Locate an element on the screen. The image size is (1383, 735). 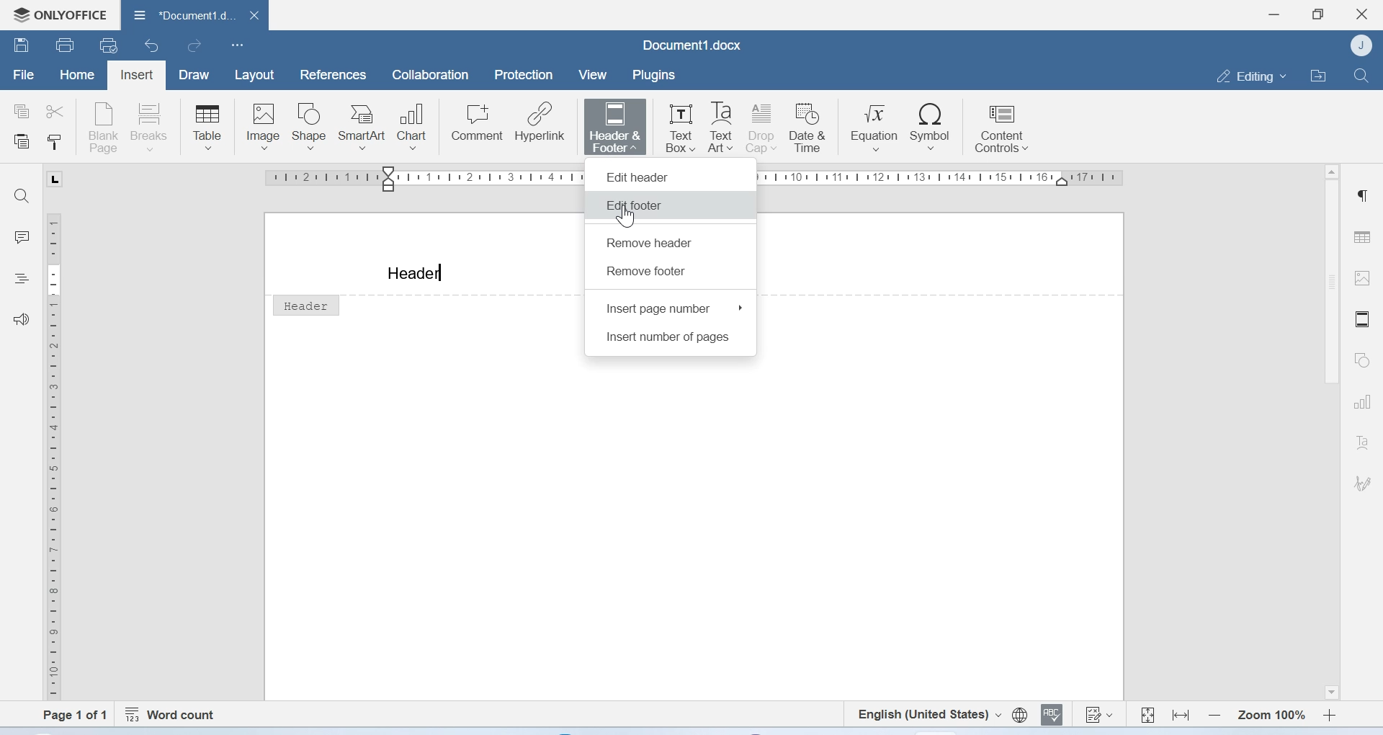
Copy style is located at coordinates (53, 143).